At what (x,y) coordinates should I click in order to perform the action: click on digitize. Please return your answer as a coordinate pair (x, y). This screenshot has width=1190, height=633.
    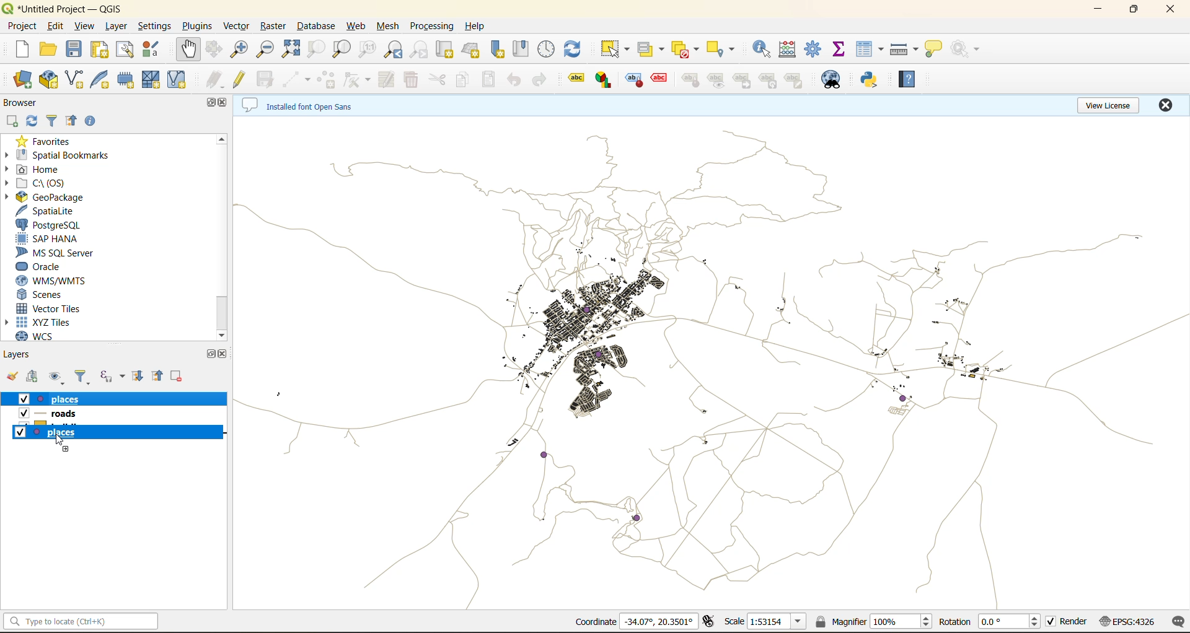
    Looking at the image, I should click on (297, 79).